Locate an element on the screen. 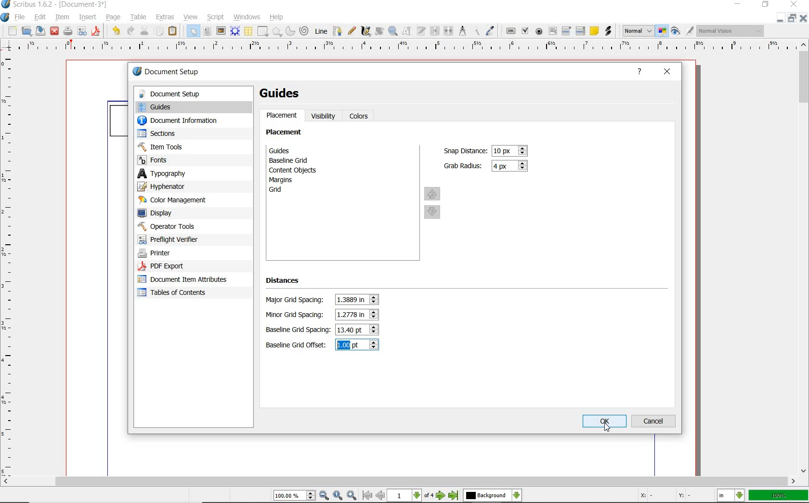 This screenshot has width=809, height=503. freehand line is located at coordinates (352, 31).